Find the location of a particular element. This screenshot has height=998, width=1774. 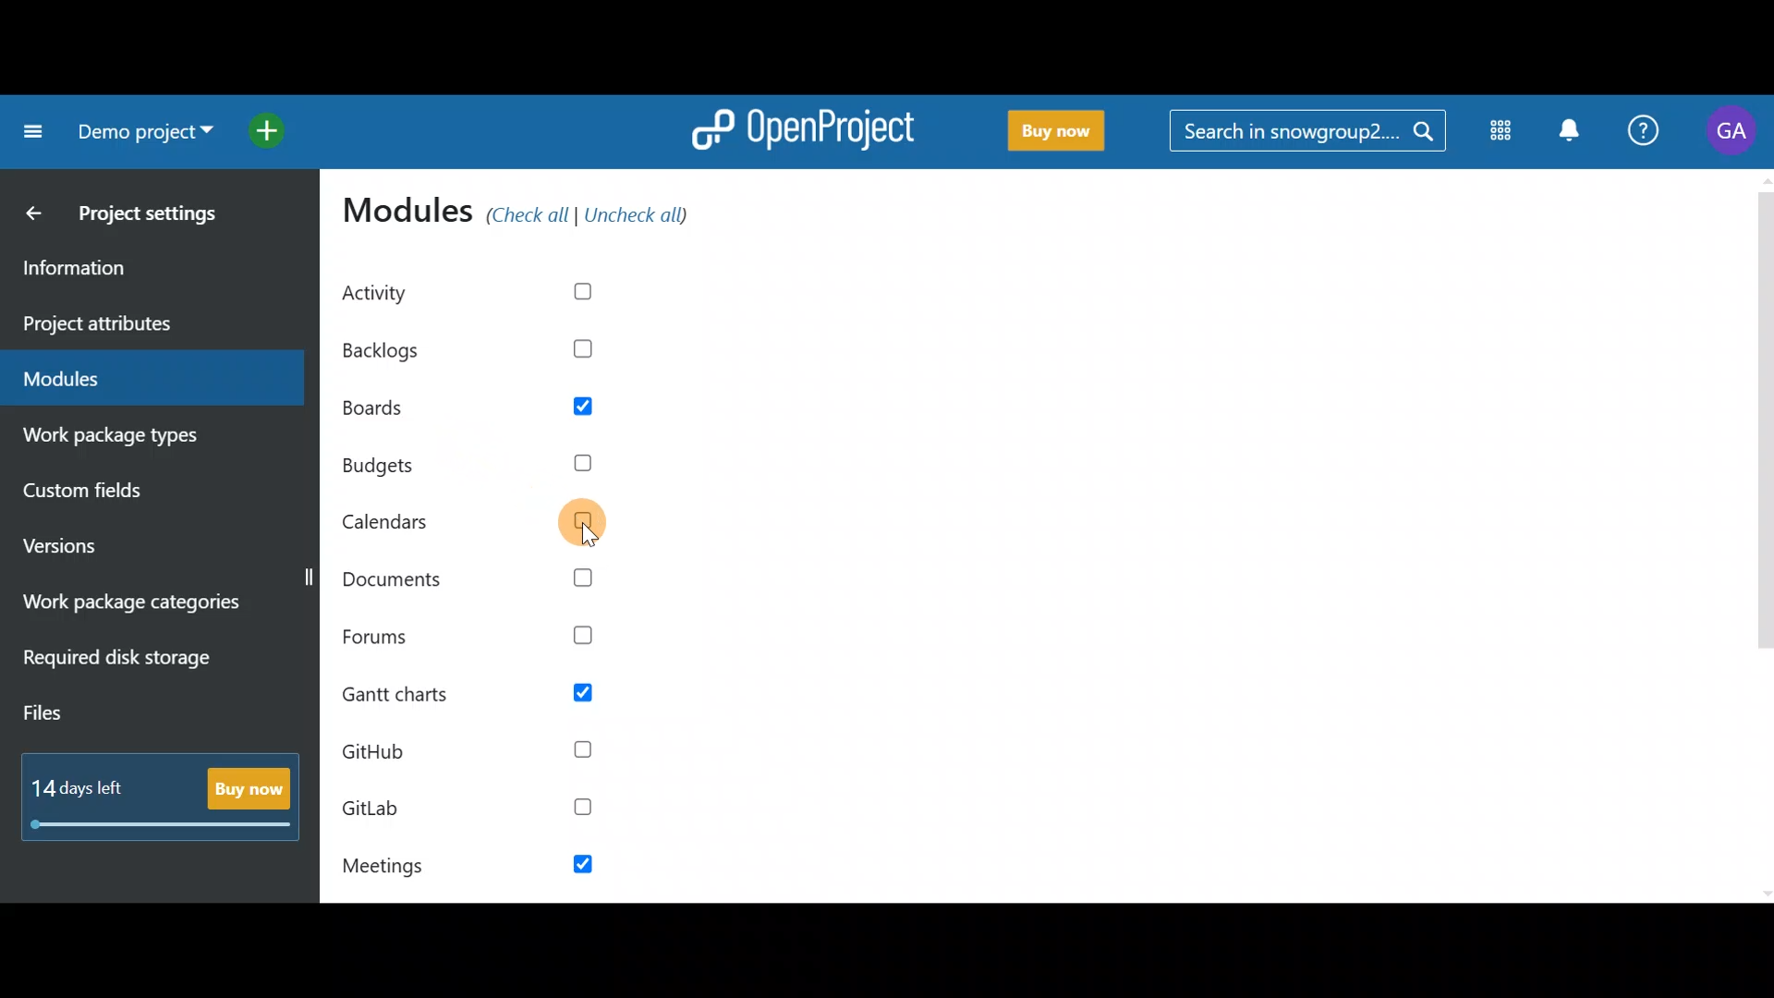

Budgets is located at coordinates (475, 469).